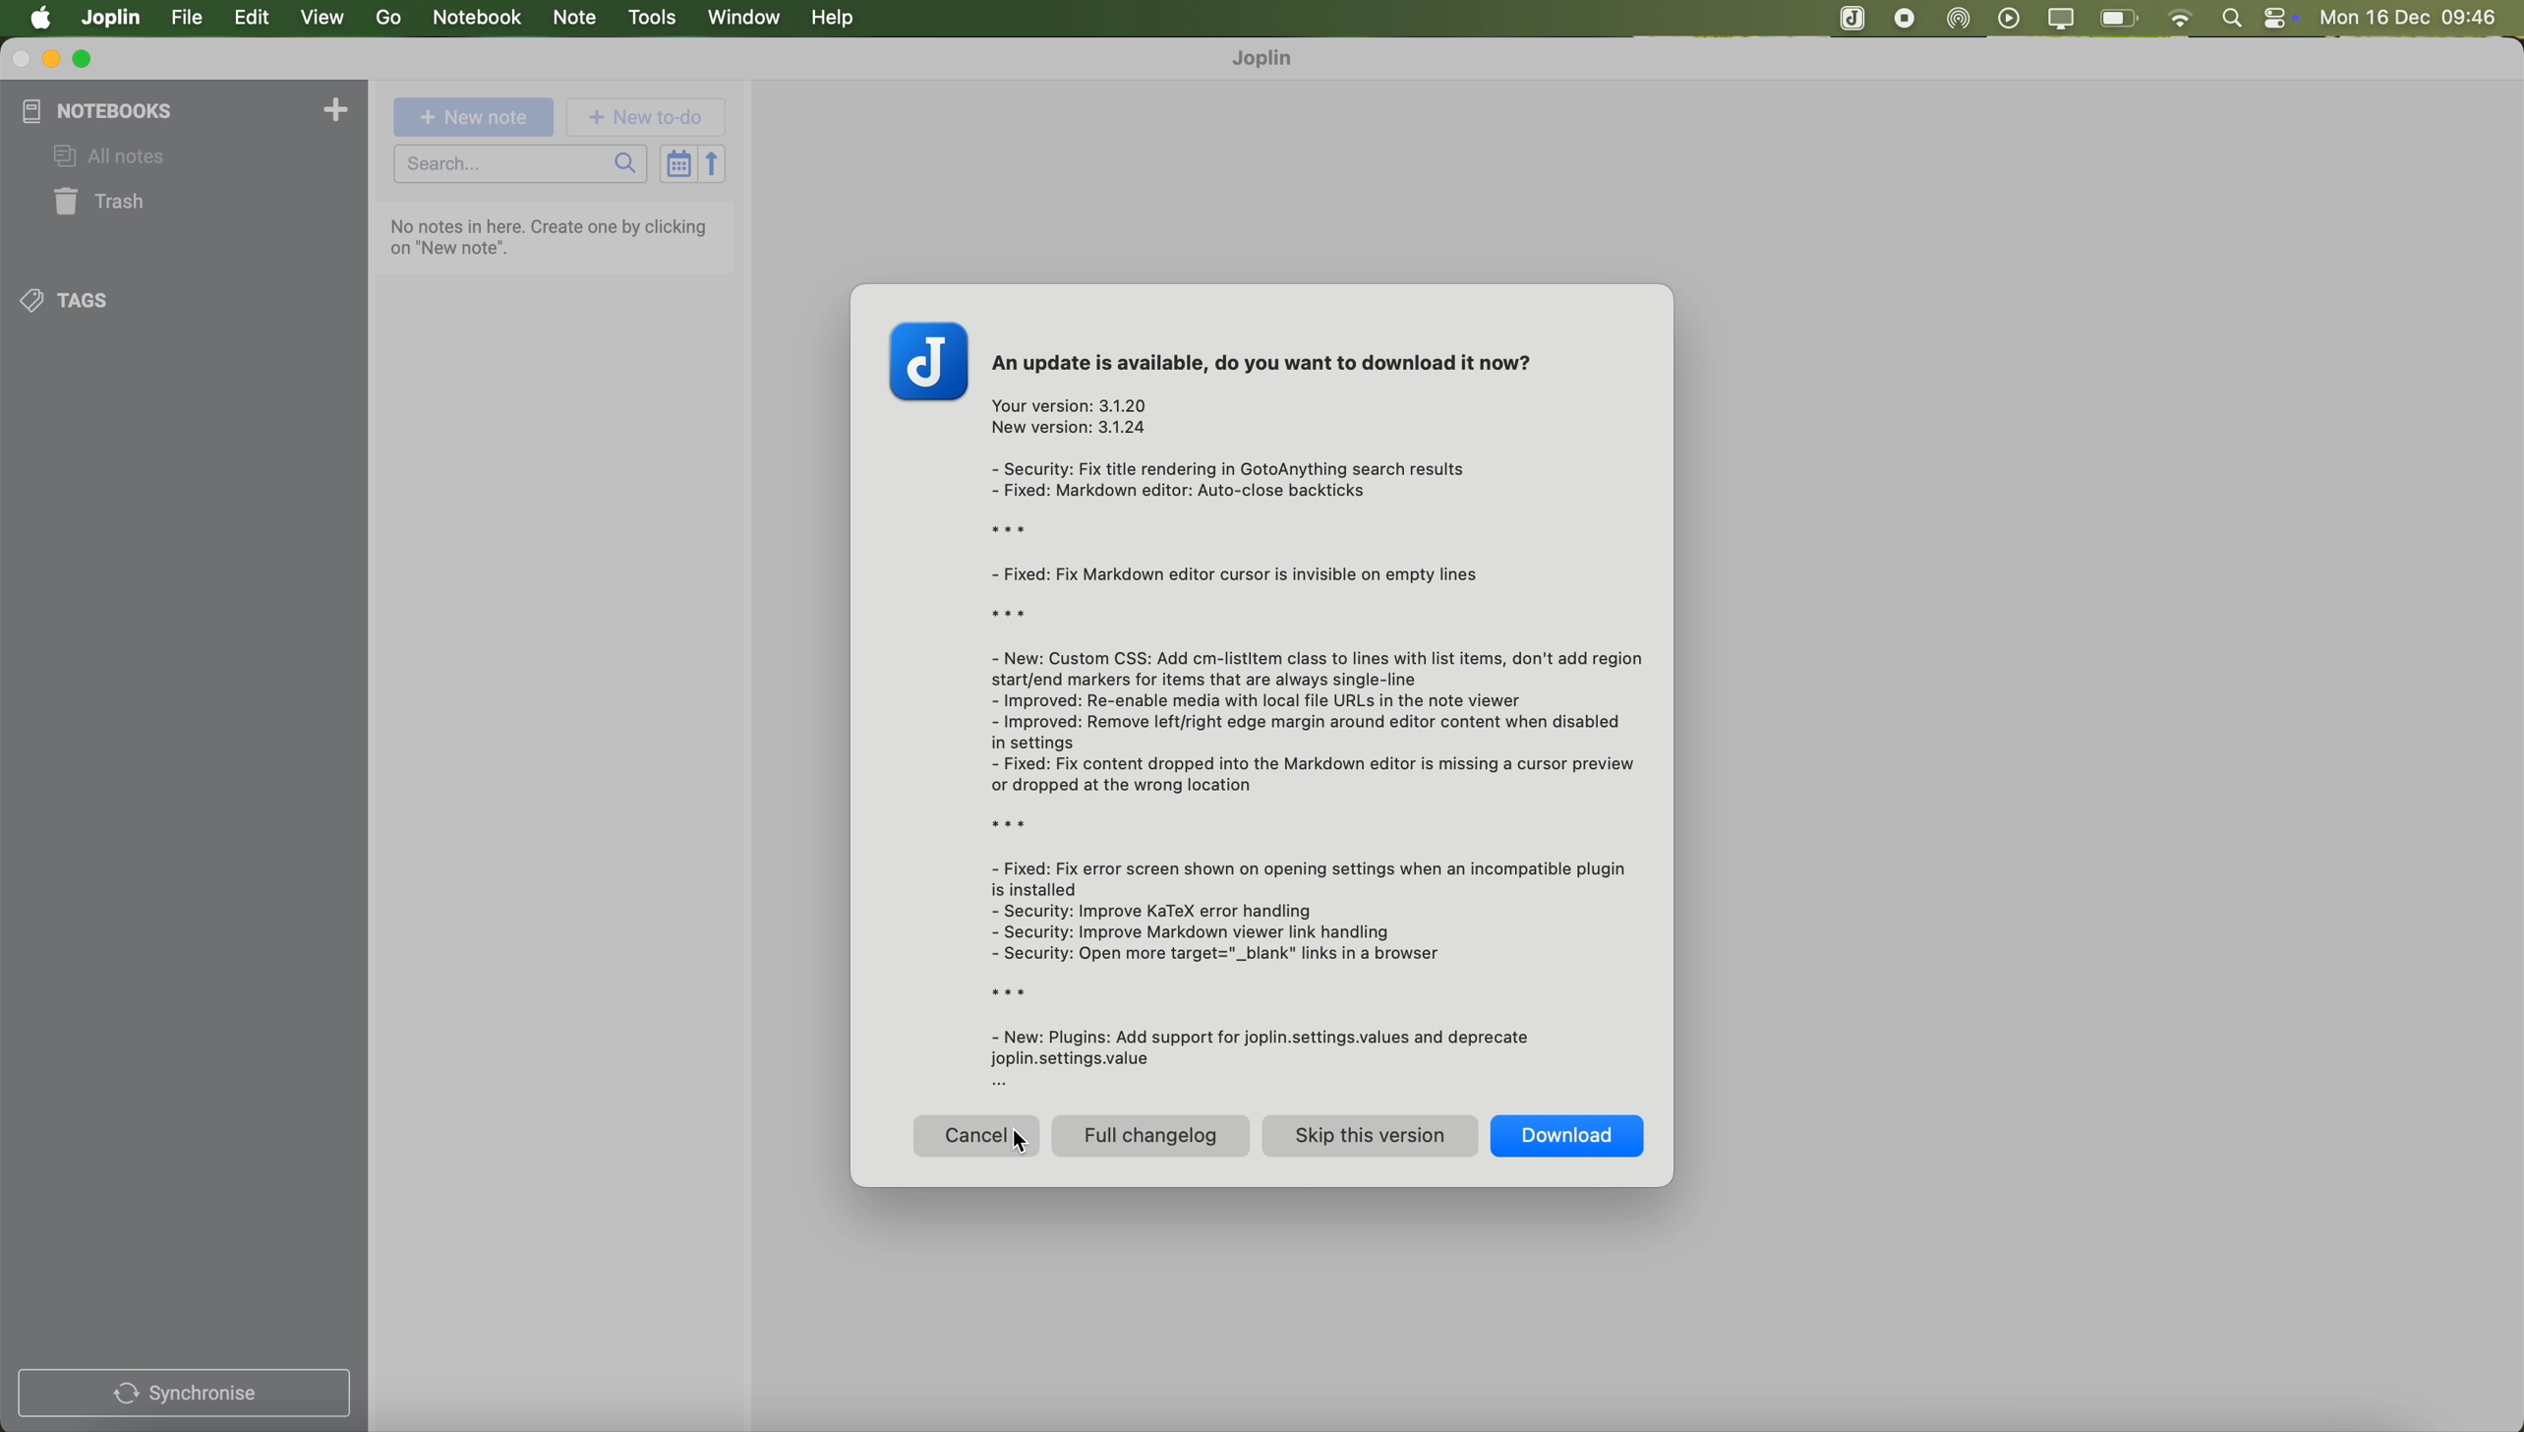 The image size is (2524, 1432). I want to click on edit, so click(256, 20).